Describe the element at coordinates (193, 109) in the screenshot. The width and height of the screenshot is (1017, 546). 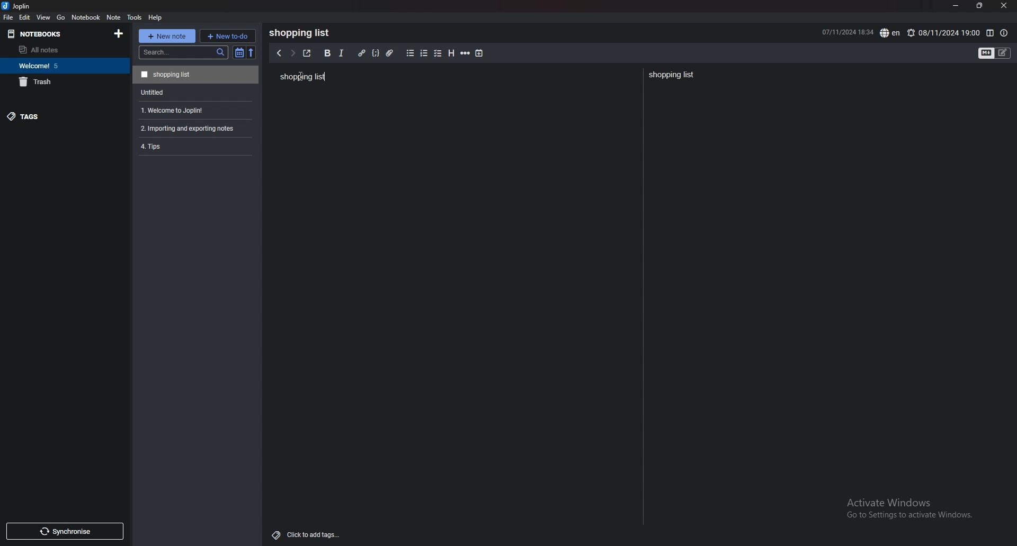
I see `1. Welcome to Joplin!` at that location.